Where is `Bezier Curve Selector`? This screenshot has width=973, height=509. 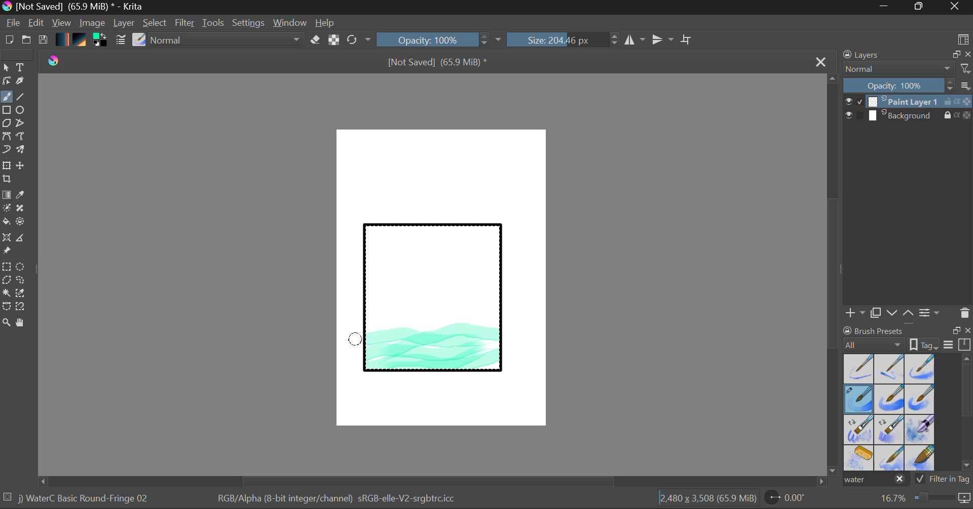
Bezier Curve Selector is located at coordinates (6, 307).